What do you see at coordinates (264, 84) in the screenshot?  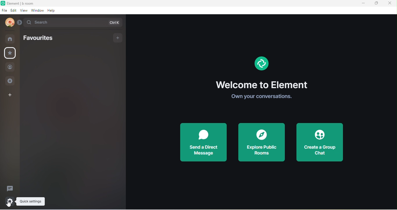 I see `welcome to element` at bounding box center [264, 84].